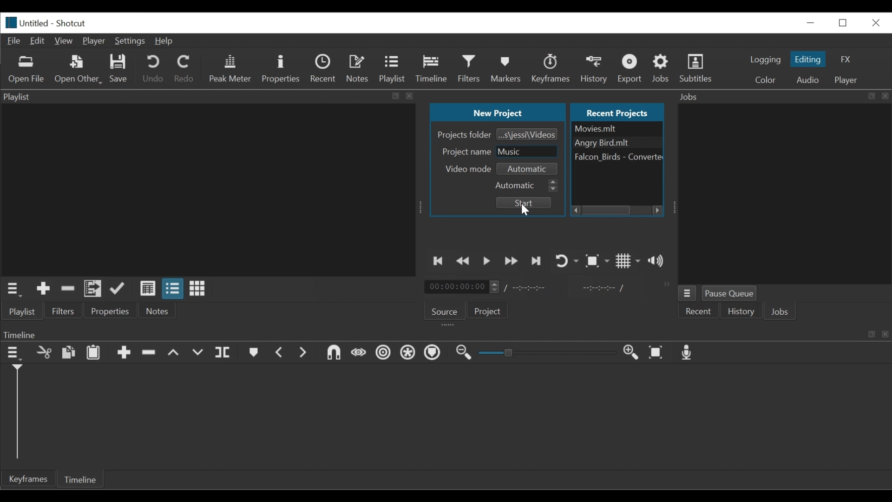 This screenshot has width=892, height=502. What do you see at coordinates (529, 288) in the screenshot?
I see `Total Duration` at bounding box center [529, 288].